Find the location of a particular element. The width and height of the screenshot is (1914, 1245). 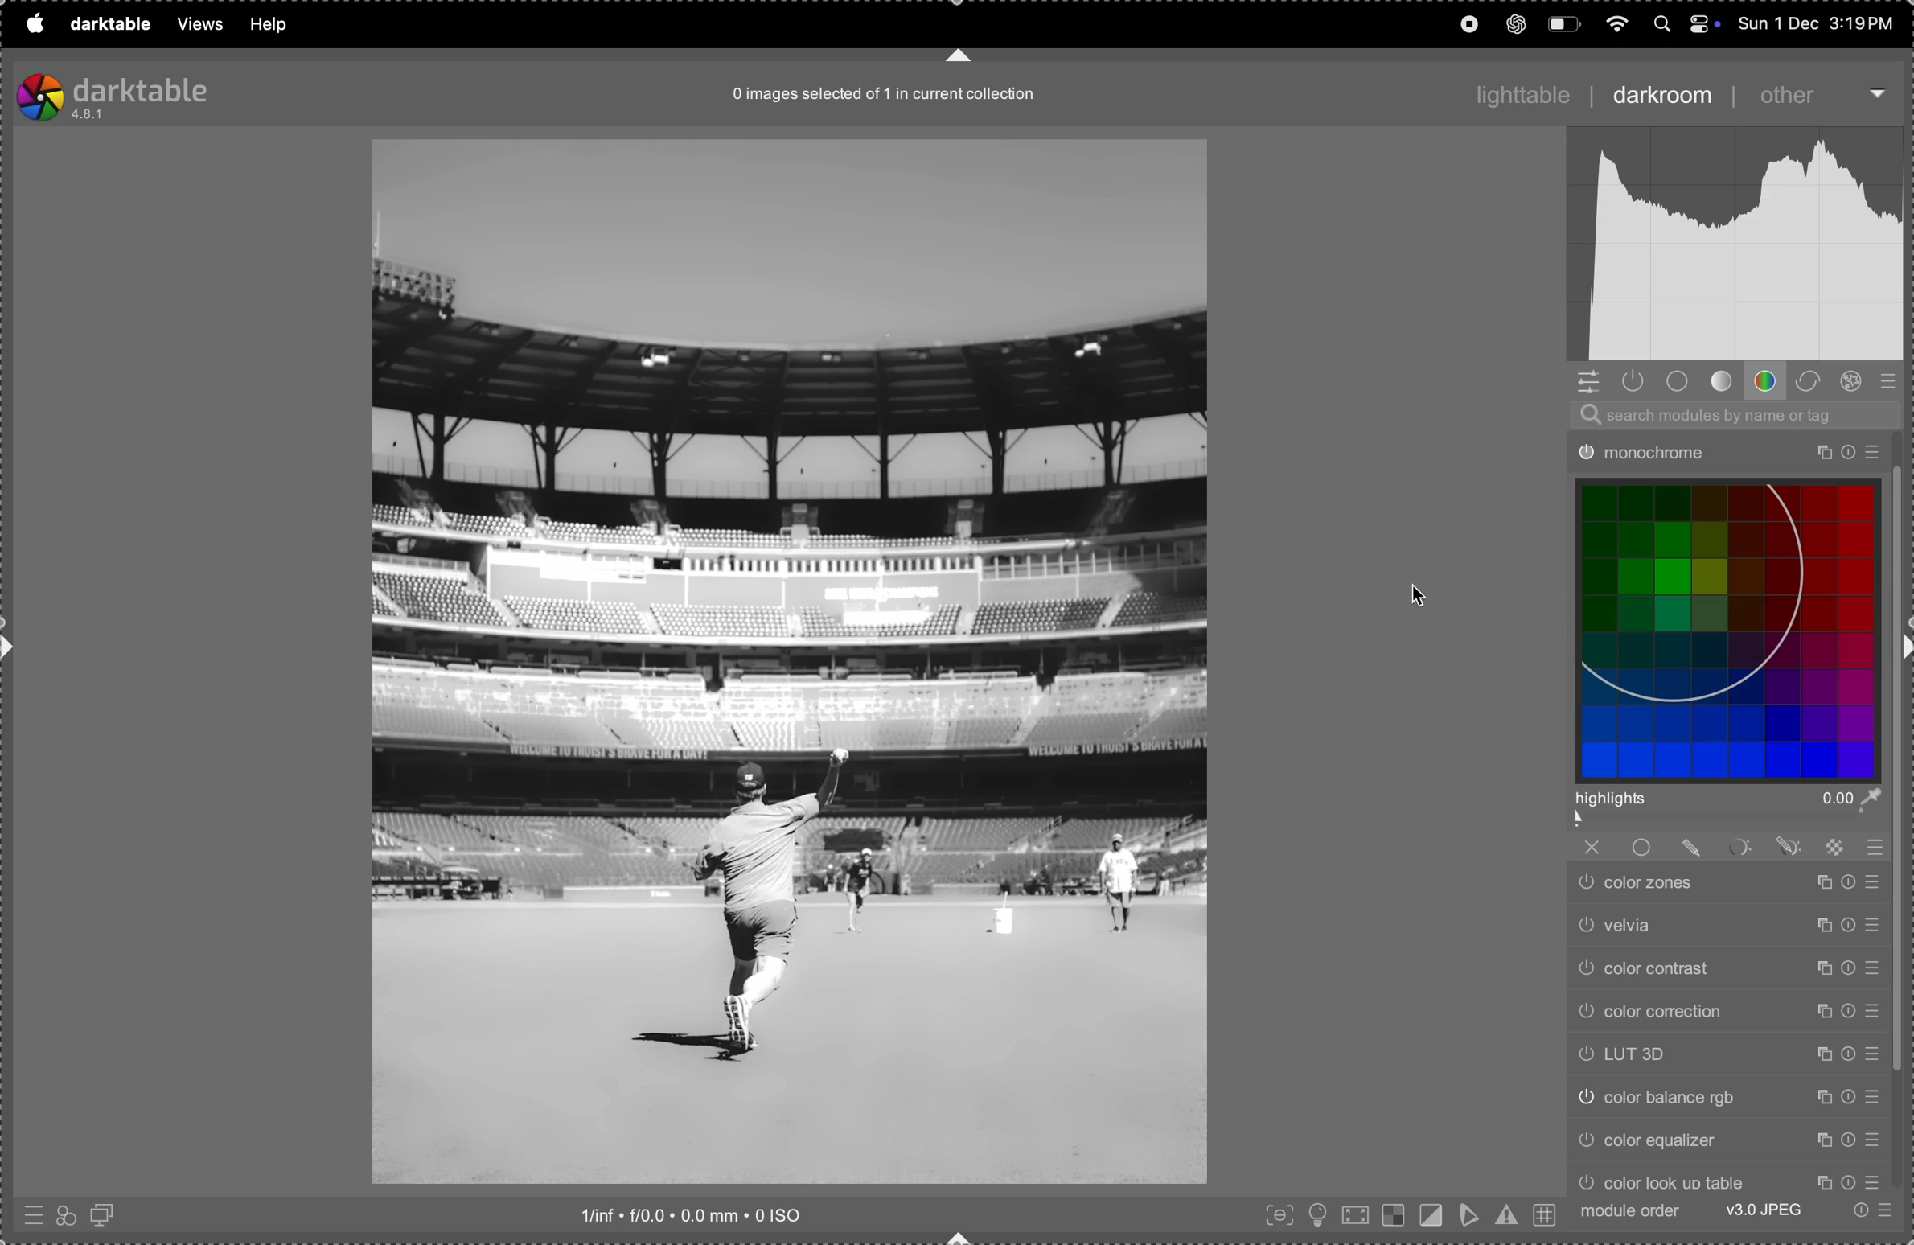

Lut 3D is located at coordinates (1727, 1056).